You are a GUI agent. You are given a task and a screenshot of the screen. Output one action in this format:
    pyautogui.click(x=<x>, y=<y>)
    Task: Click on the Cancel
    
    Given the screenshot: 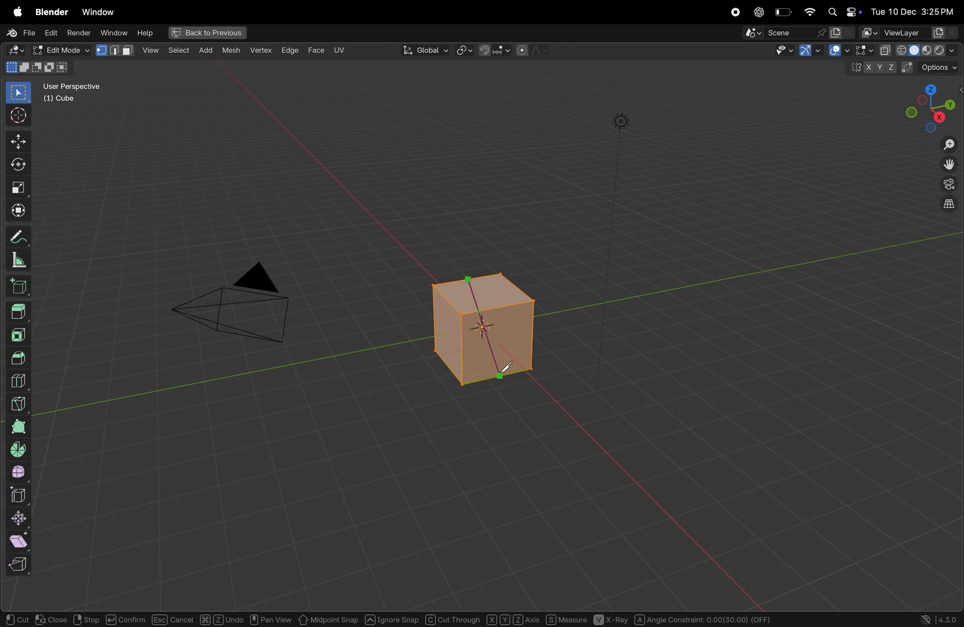 What is the action you would take?
    pyautogui.click(x=173, y=619)
    